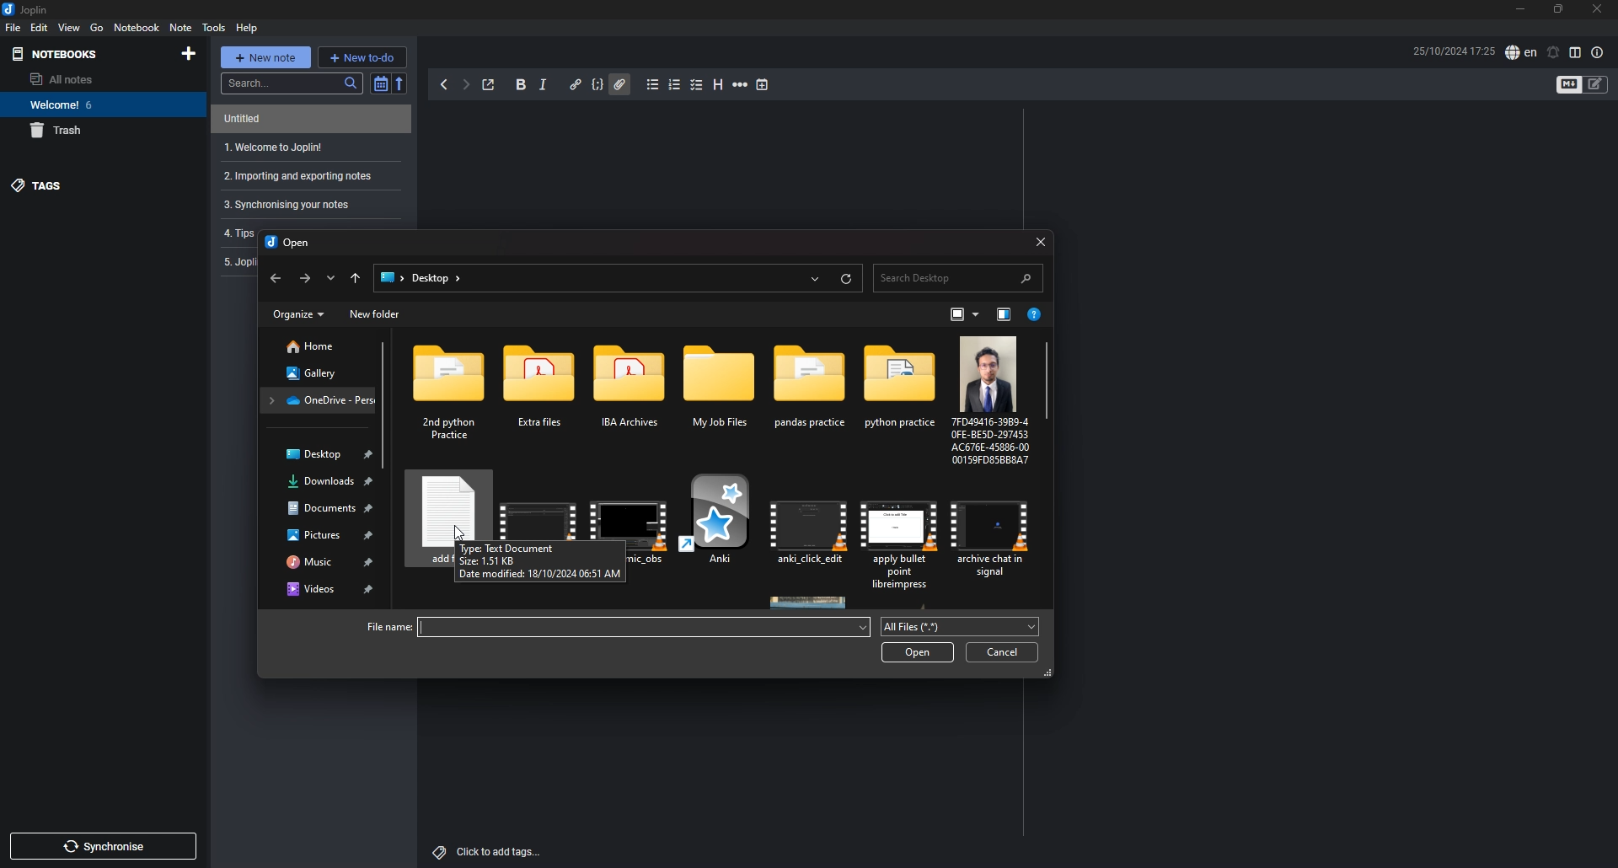 This screenshot has height=868, width=1618. What do you see at coordinates (70, 27) in the screenshot?
I see `view` at bounding box center [70, 27].